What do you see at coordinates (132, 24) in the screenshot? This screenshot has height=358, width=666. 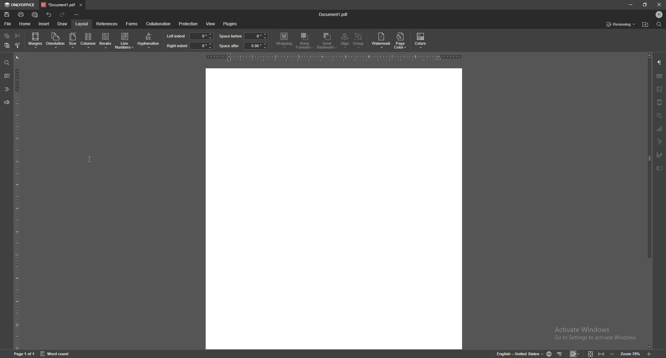 I see `forms` at bounding box center [132, 24].